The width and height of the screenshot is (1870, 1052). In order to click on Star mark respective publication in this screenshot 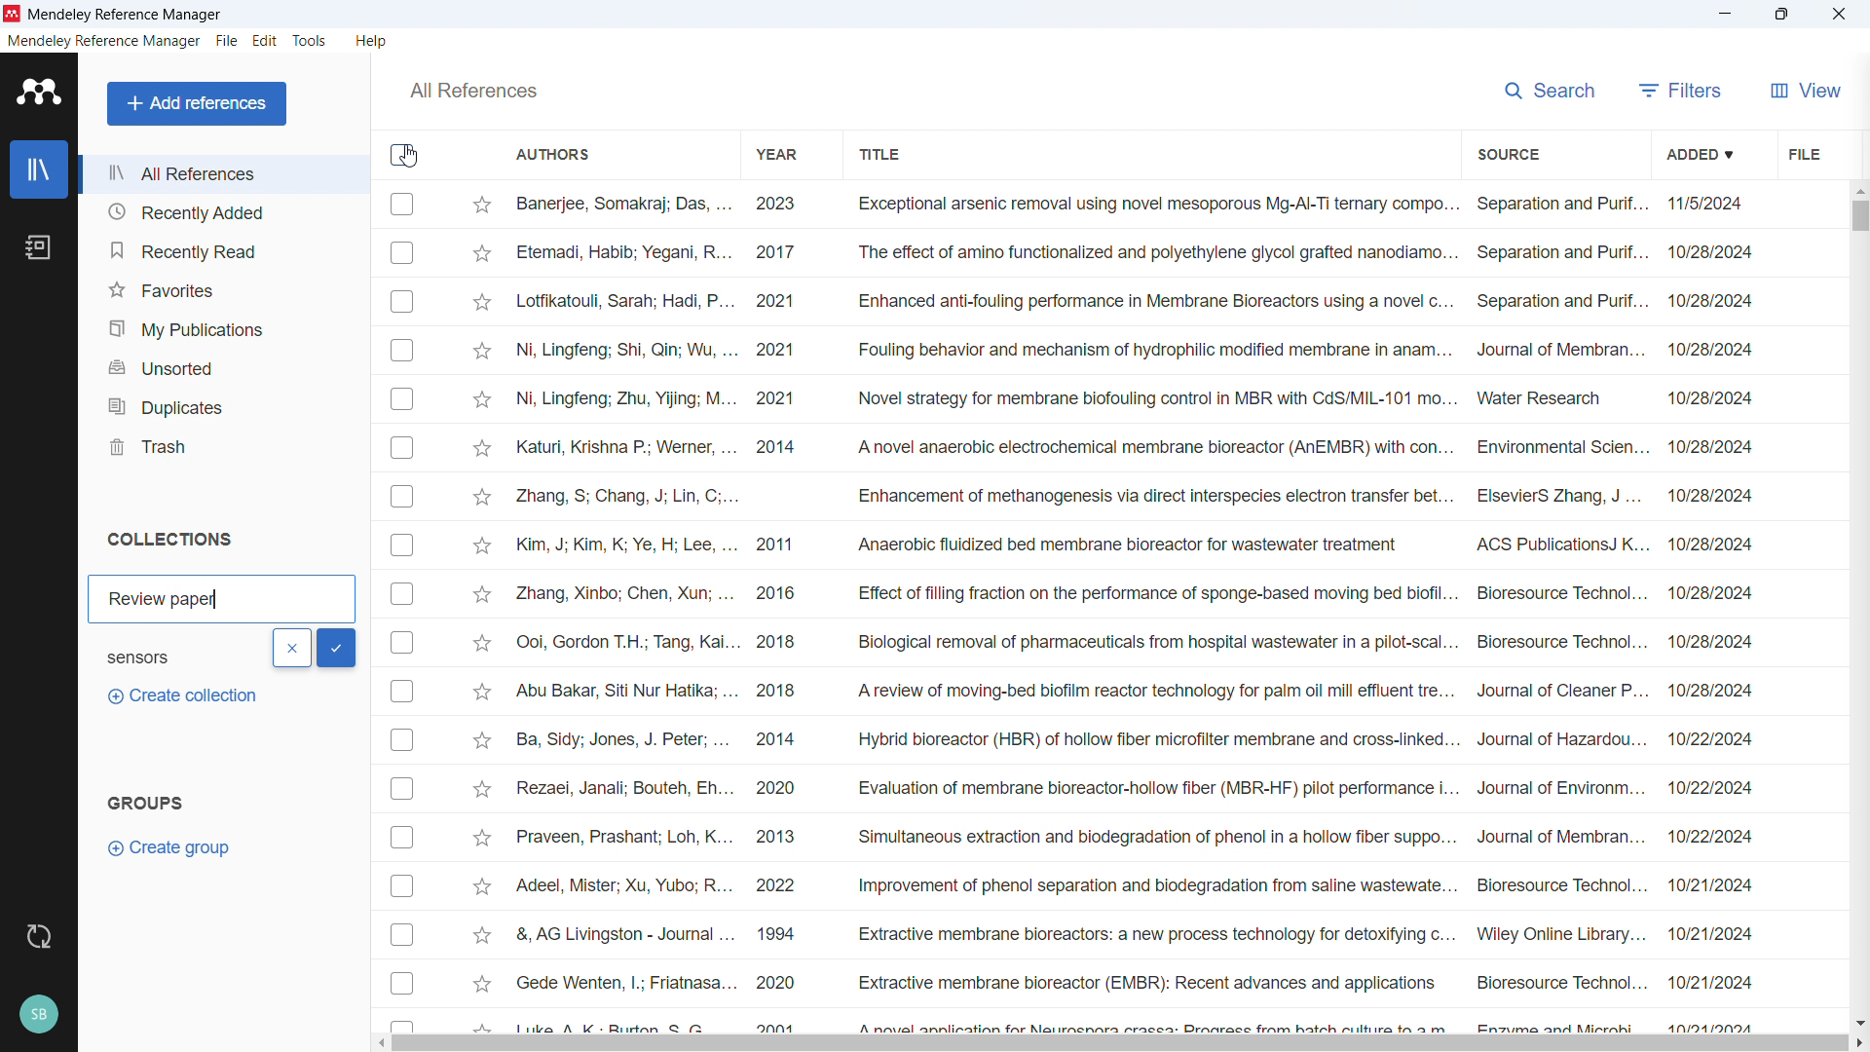, I will do `click(483, 740)`.